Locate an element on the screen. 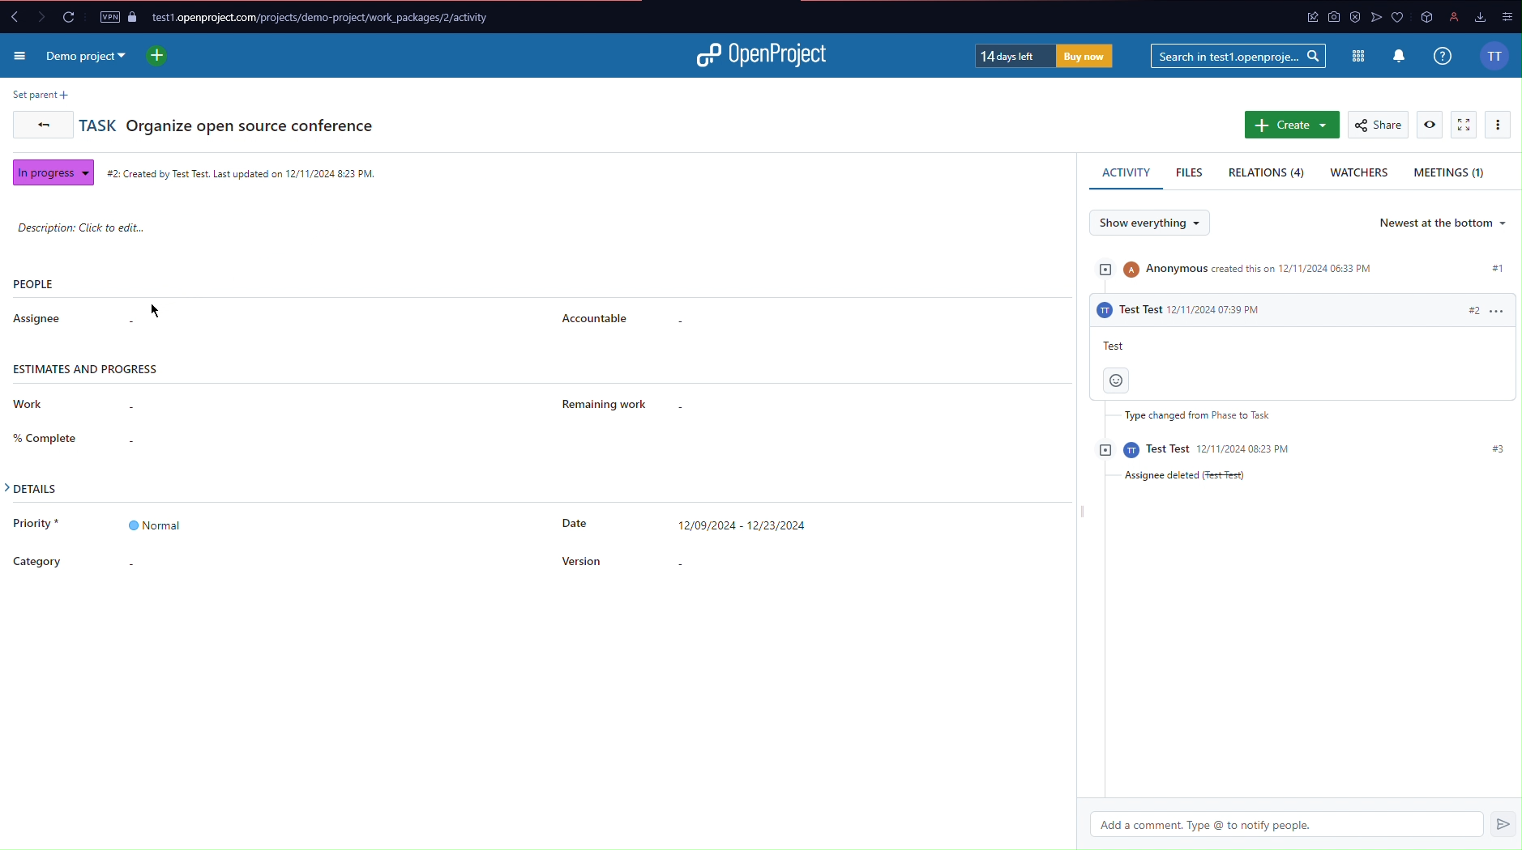 The height and width of the screenshot is (850, 1522). app icon is located at coordinates (1294, 19).